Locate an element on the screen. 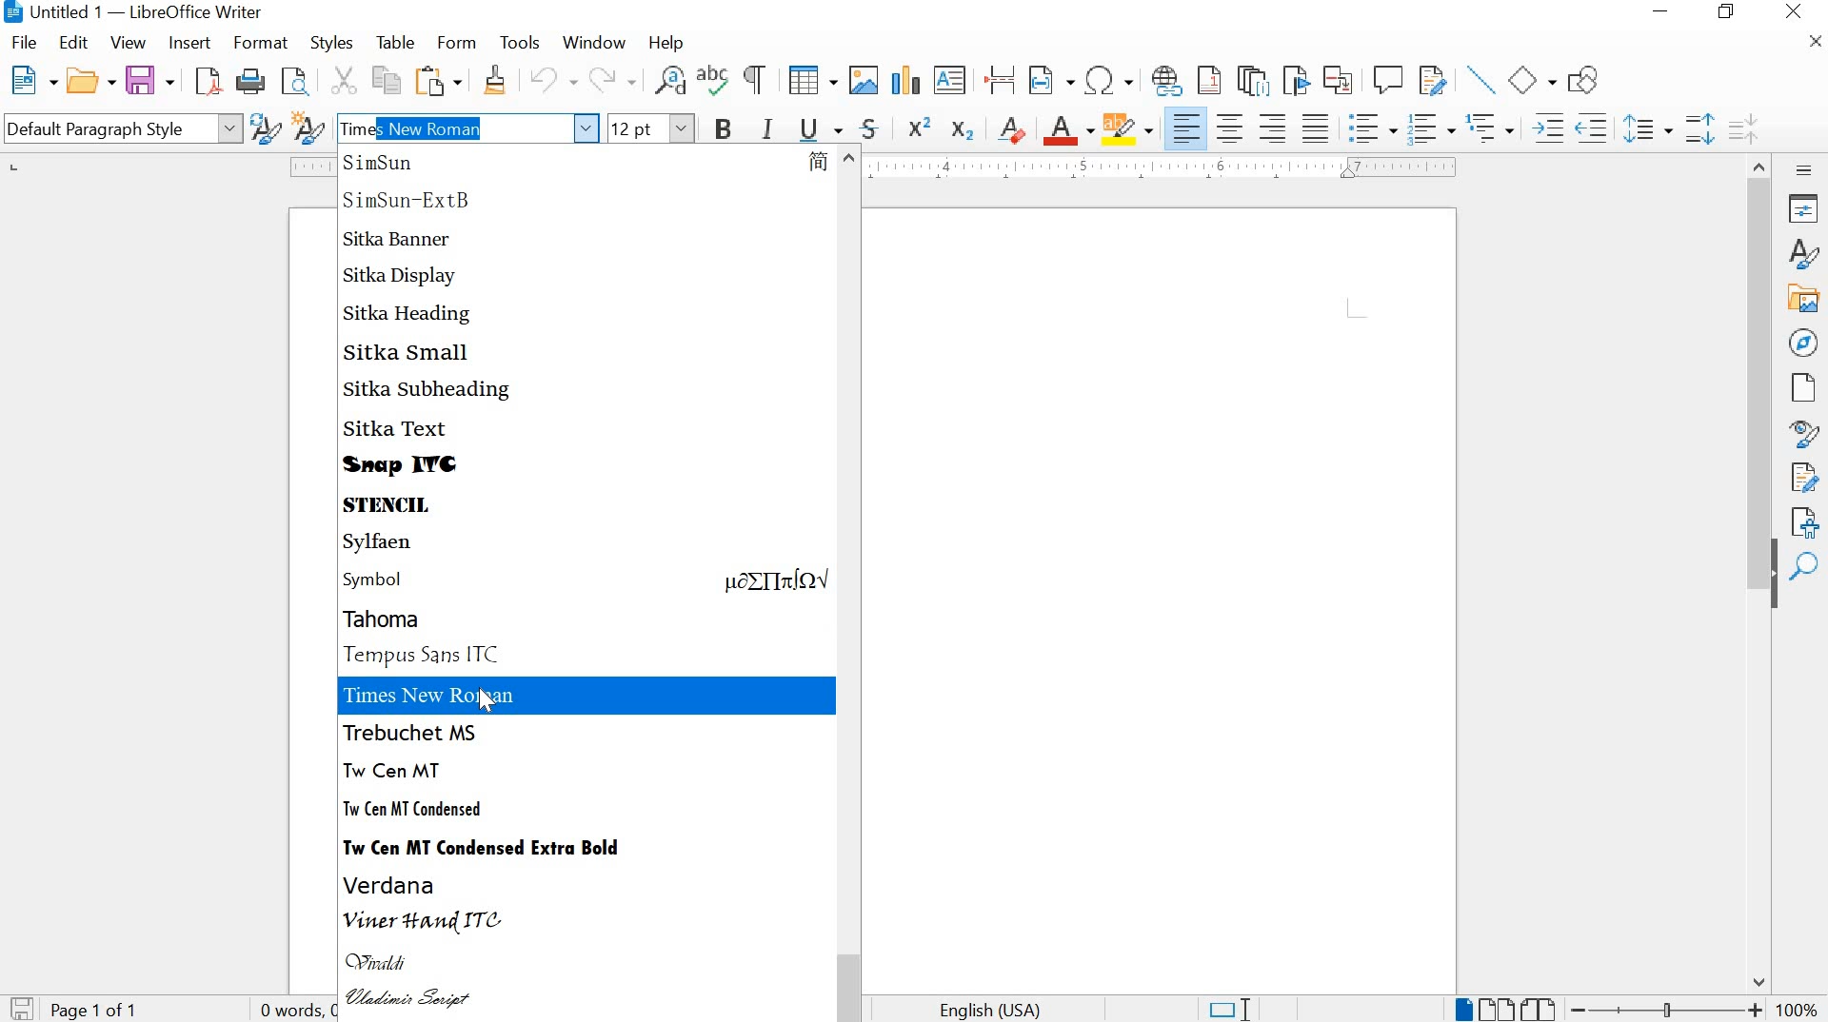  ITALIC is located at coordinates (770, 127).